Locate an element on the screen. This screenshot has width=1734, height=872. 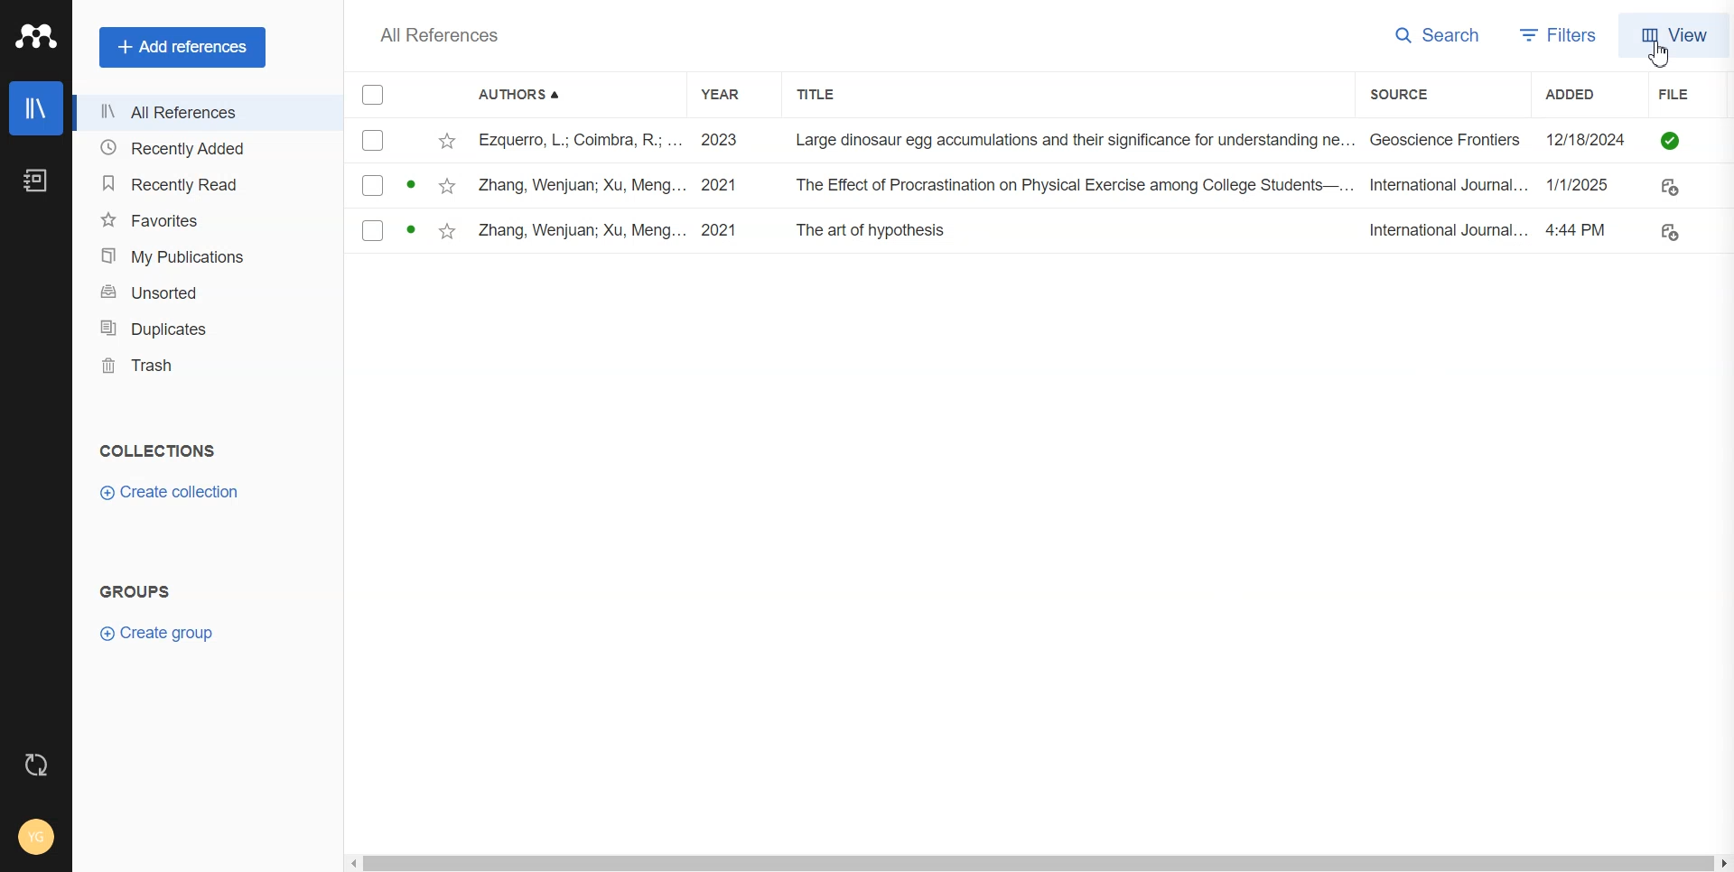
Cursor is located at coordinates (1660, 54).